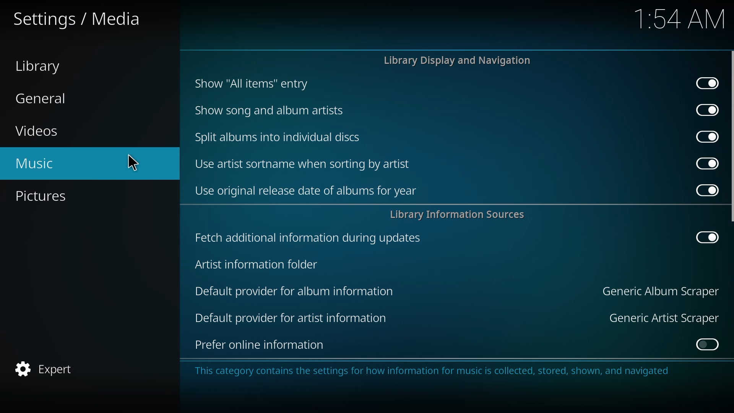  What do you see at coordinates (42, 197) in the screenshot?
I see `pictures` at bounding box center [42, 197].